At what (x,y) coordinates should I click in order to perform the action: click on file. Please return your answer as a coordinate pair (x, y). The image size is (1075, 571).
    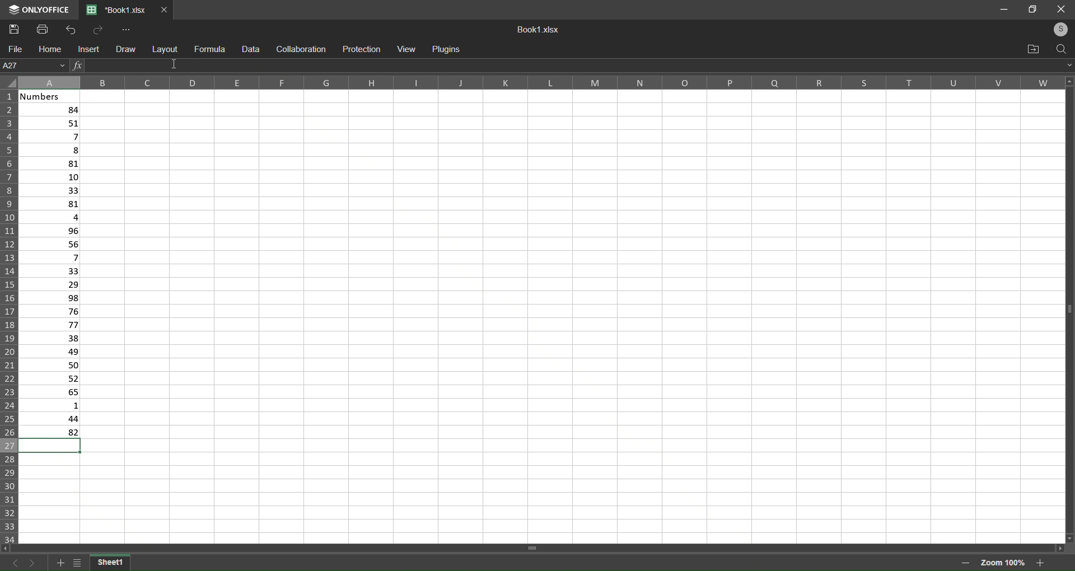
    Looking at the image, I should click on (16, 49).